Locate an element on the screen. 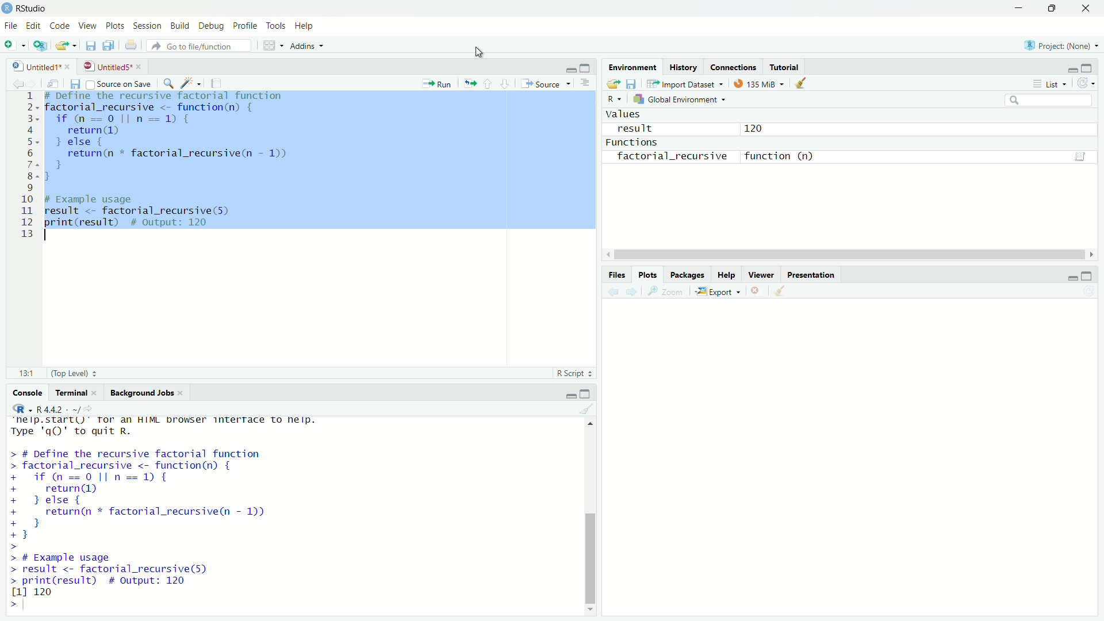 The image size is (1104, 621). Background Jobs is located at coordinates (145, 392).